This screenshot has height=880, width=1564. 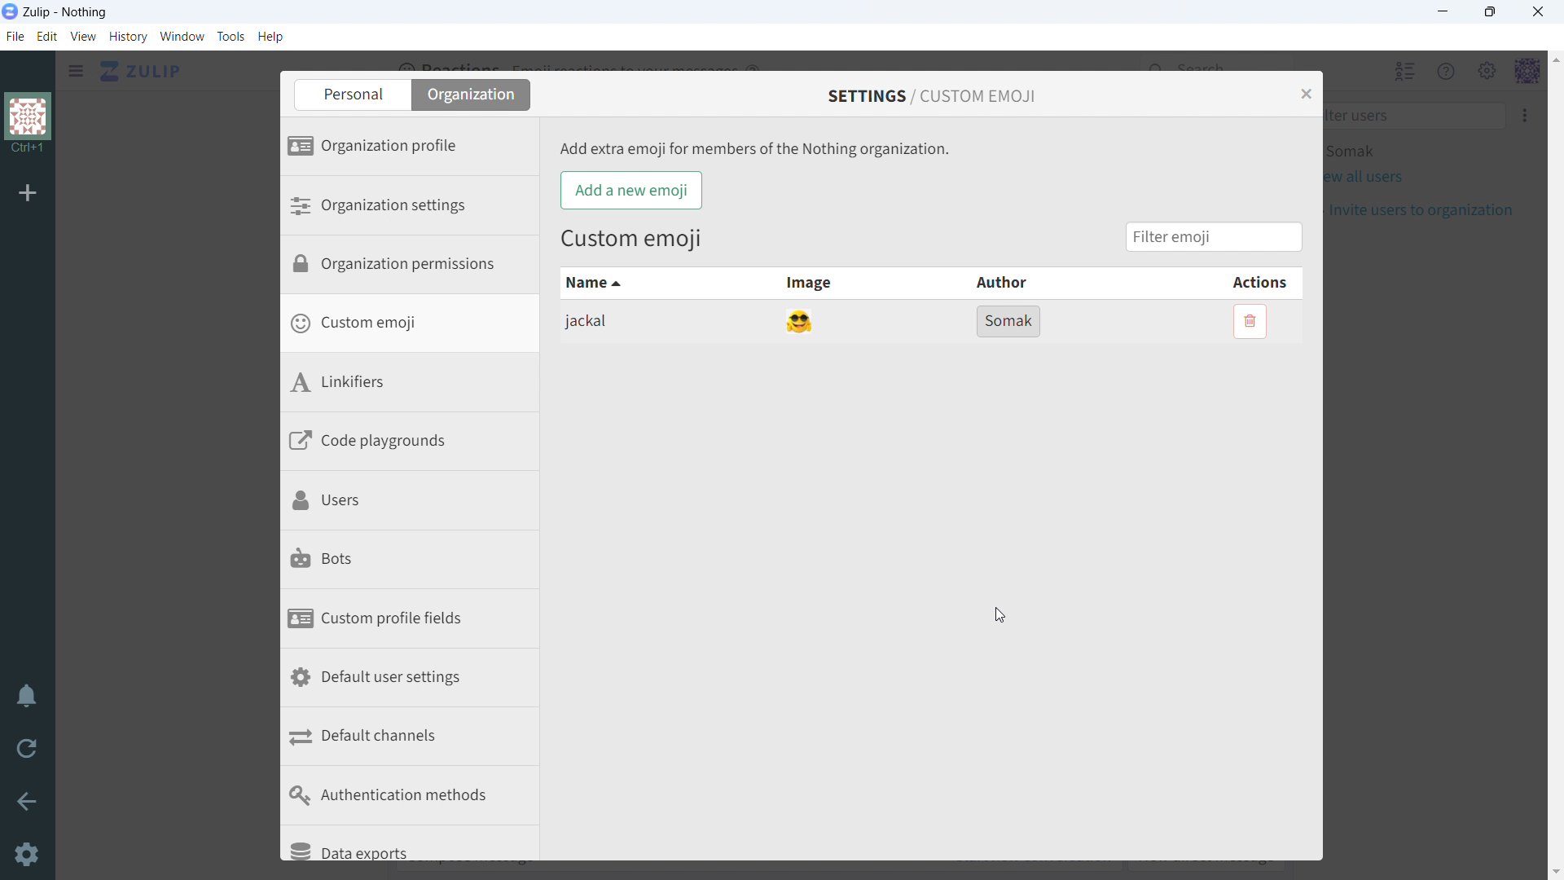 I want to click on main menu, so click(x=1486, y=70).